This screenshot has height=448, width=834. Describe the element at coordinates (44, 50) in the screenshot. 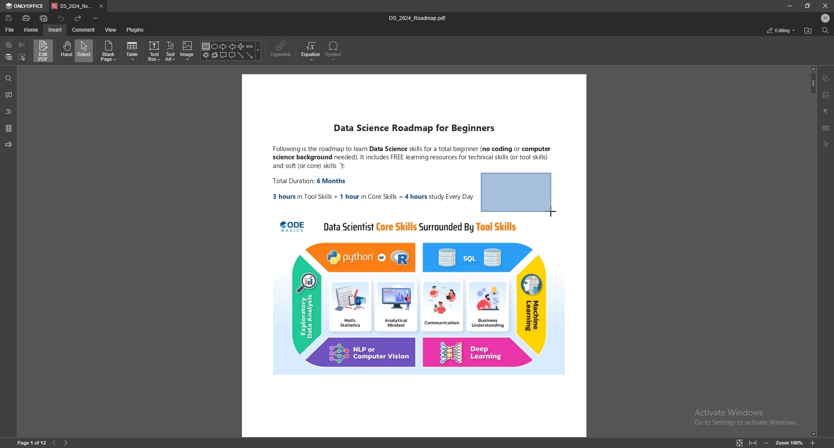

I see `edit pdf` at that location.